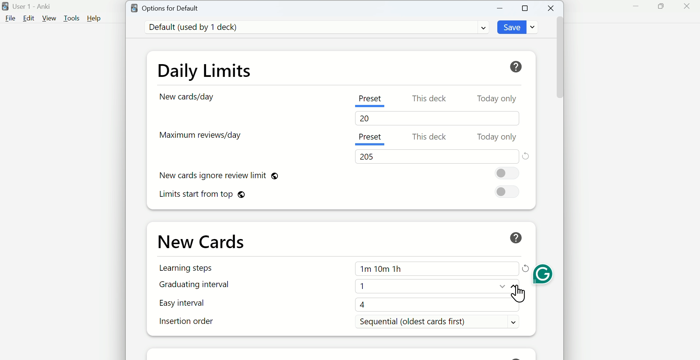  What do you see at coordinates (212, 69) in the screenshot?
I see `Daily Limits` at bounding box center [212, 69].